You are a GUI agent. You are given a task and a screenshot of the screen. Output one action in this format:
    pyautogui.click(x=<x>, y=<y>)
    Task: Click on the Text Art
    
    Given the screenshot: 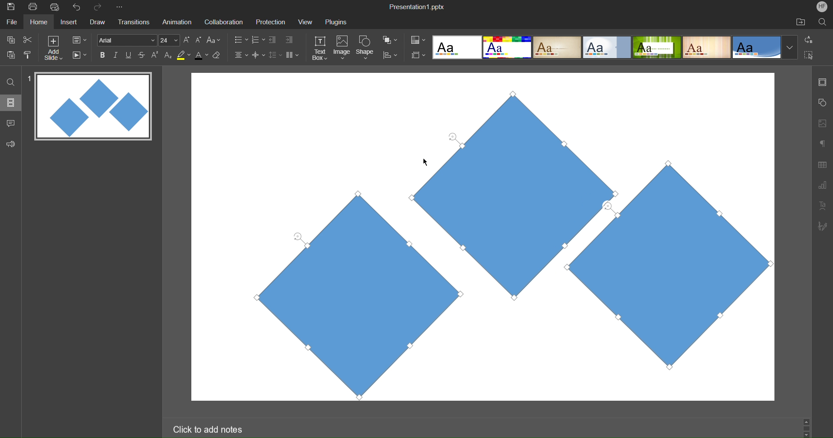 What is the action you would take?
    pyautogui.click(x=823, y=205)
    